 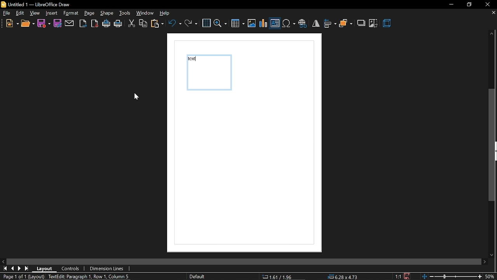 What do you see at coordinates (175, 23) in the screenshot?
I see `undo` at bounding box center [175, 23].